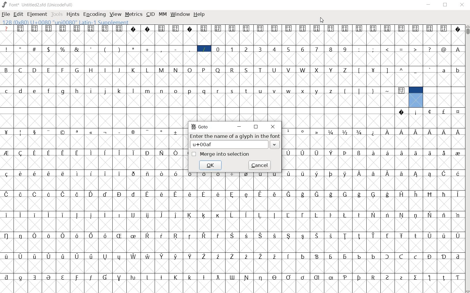 The height and width of the screenshot is (293, 470). Describe the element at coordinates (191, 277) in the screenshot. I see `Symbol` at that location.